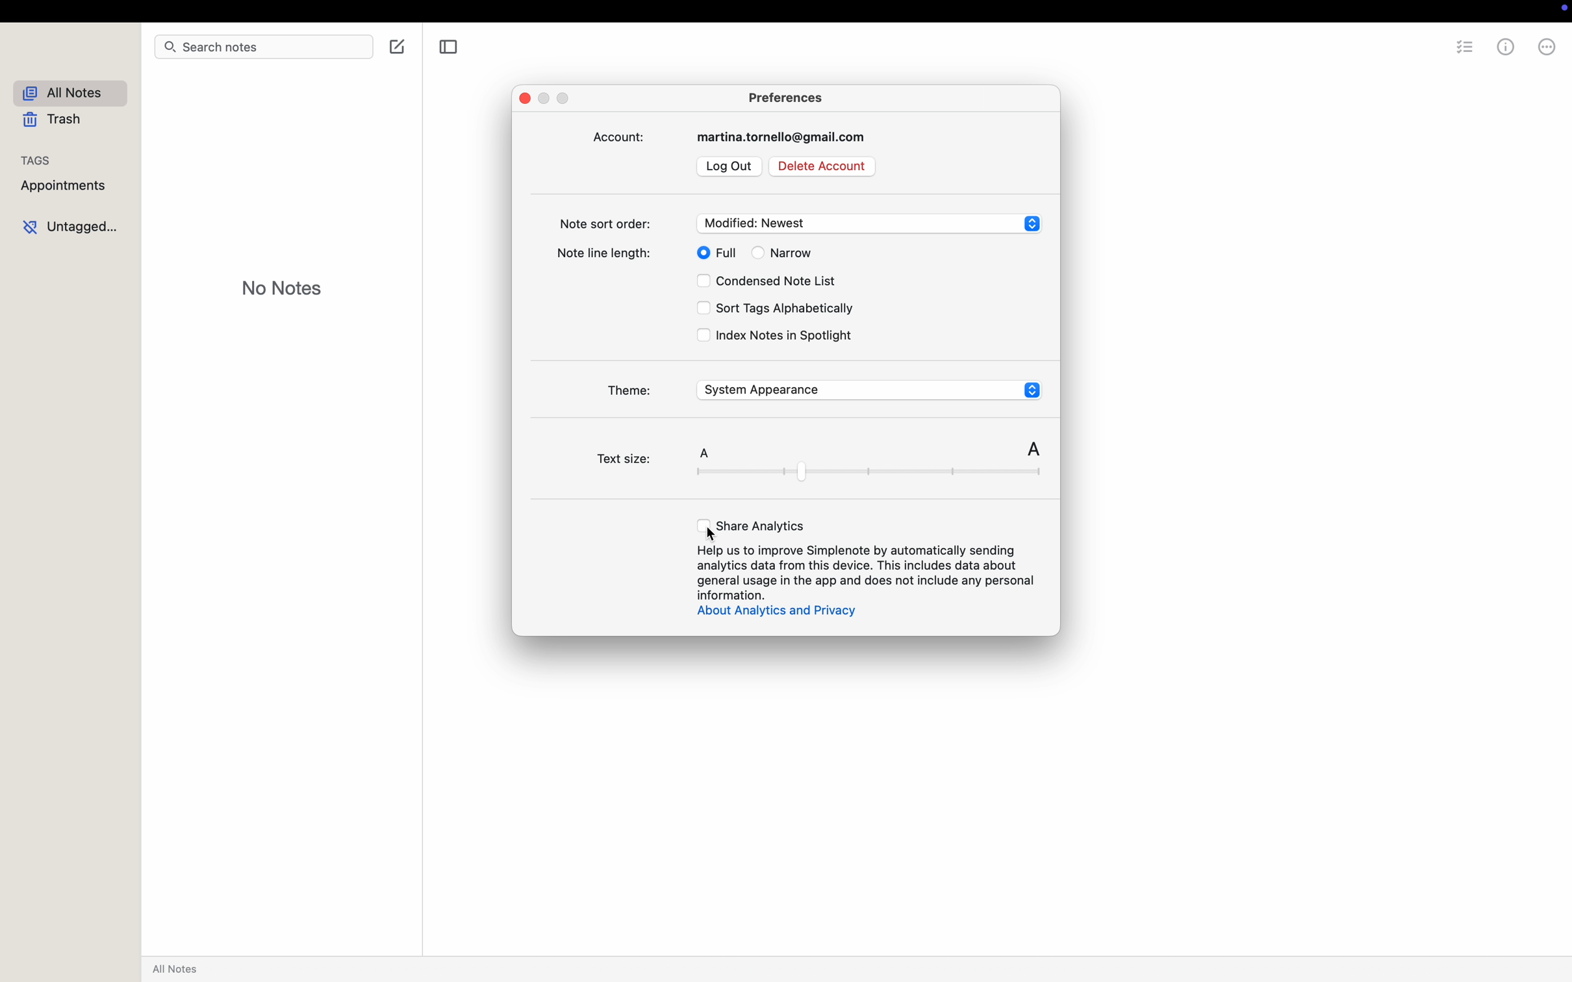 Image resolution: width=1572 pixels, height=982 pixels. Describe the element at coordinates (606, 255) in the screenshot. I see `note line length` at that location.